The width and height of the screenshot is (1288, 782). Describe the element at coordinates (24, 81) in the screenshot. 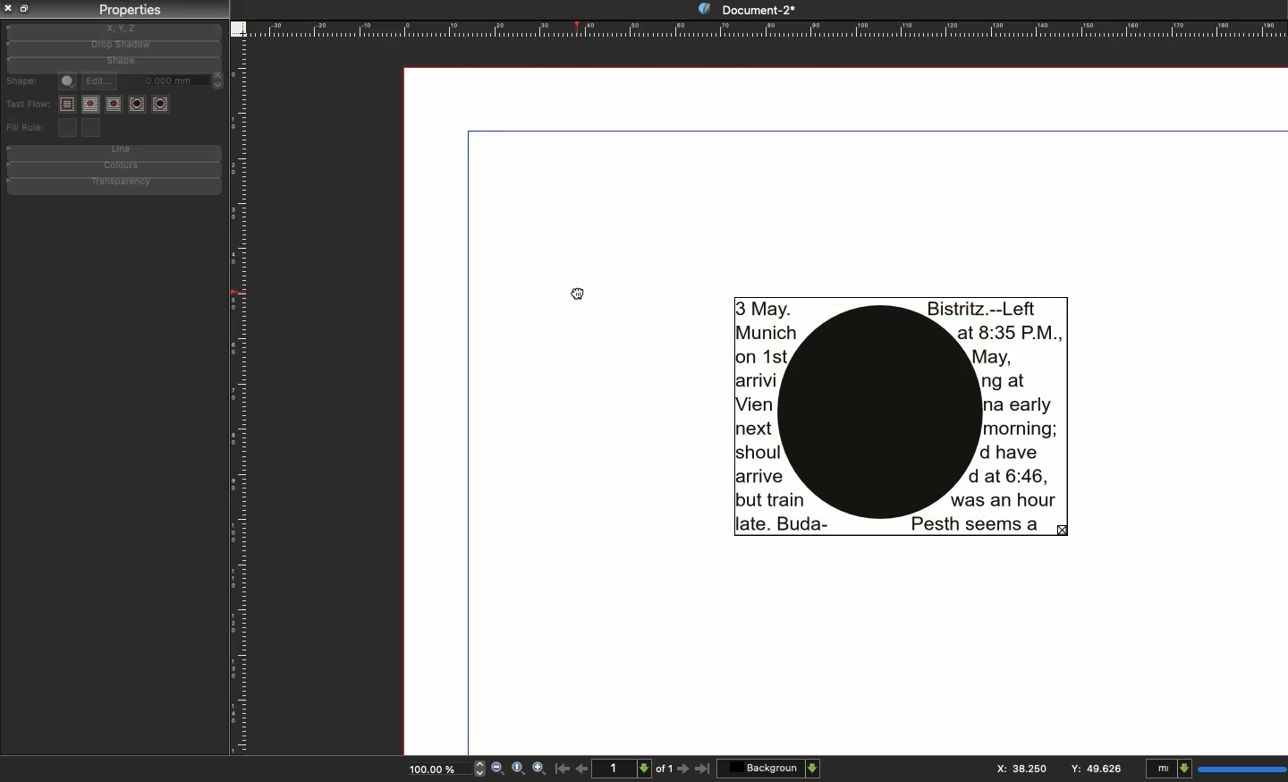

I see `Shape` at that location.